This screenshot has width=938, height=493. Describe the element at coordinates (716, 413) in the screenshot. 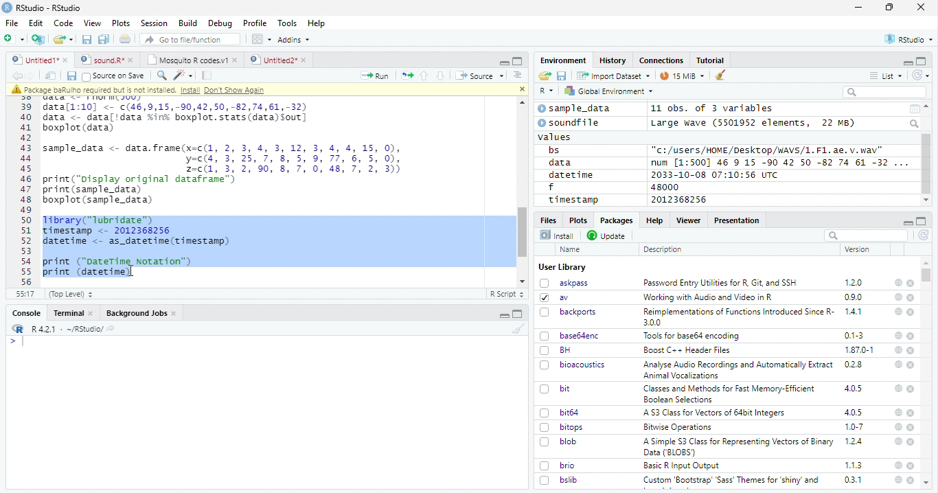

I see `A S3 Class for Vectors of 64bit Integers` at that location.